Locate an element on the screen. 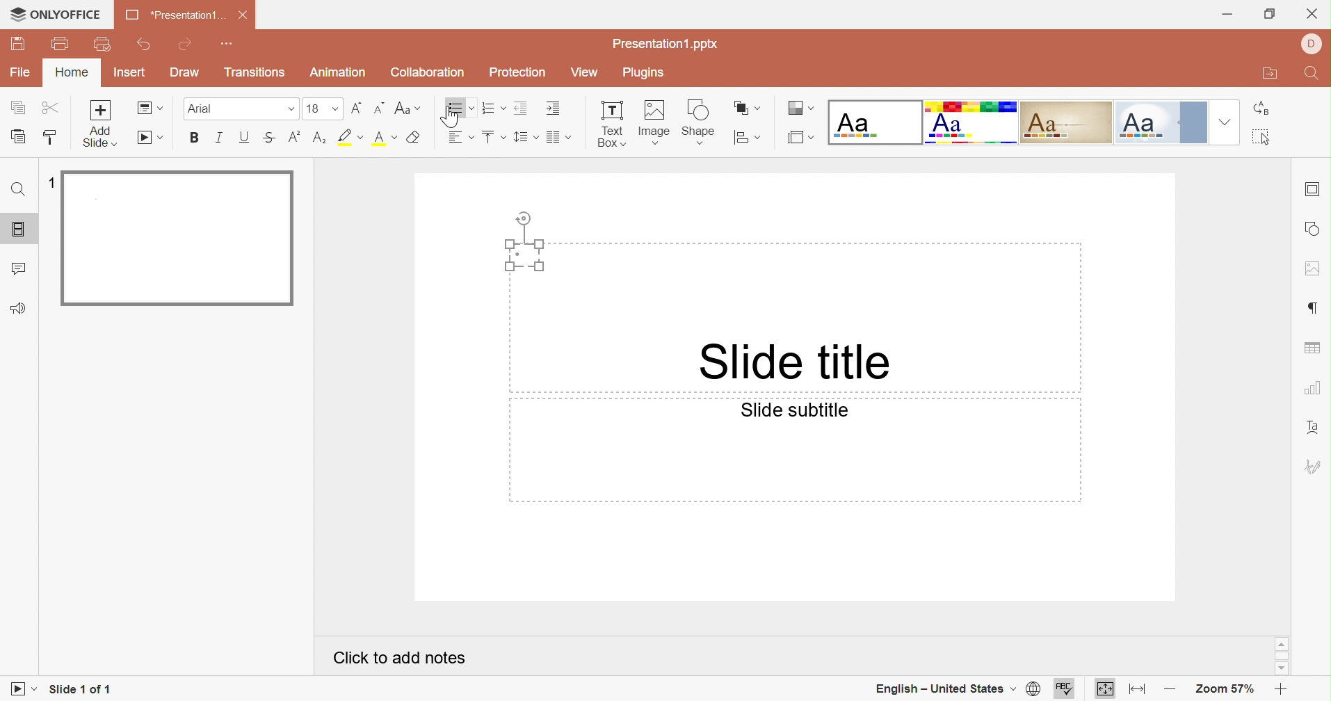 The image size is (1331, 701). Paste is located at coordinates (19, 138).